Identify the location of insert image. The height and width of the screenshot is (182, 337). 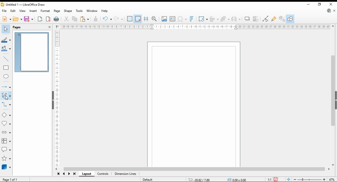
(164, 19).